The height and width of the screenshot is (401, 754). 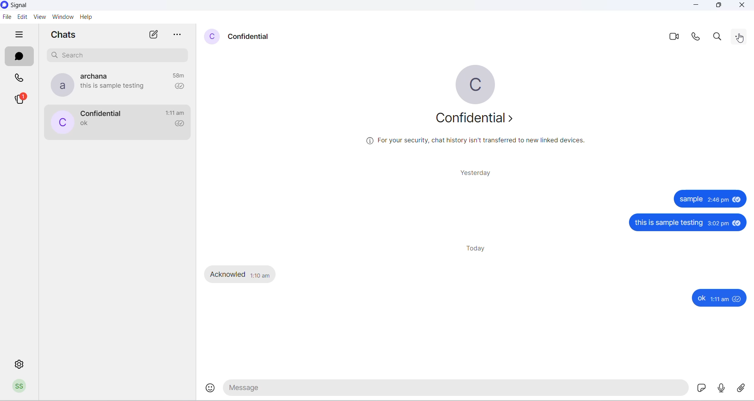 I want to click on 3:02 pm, so click(x=719, y=224).